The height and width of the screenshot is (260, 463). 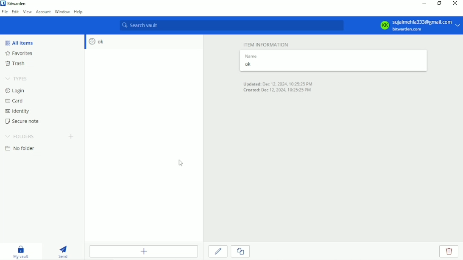 I want to click on Create folder, so click(x=72, y=137).